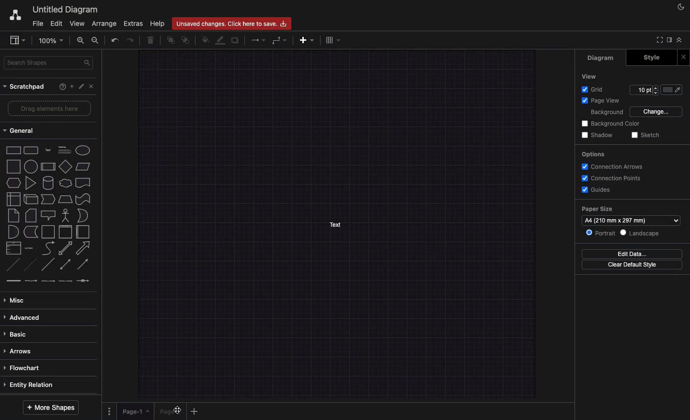 The width and height of the screenshot is (690, 420). What do you see at coordinates (614, 166) in the screenshot?
I see `Connection arrows` at bounding box center [614, 166].